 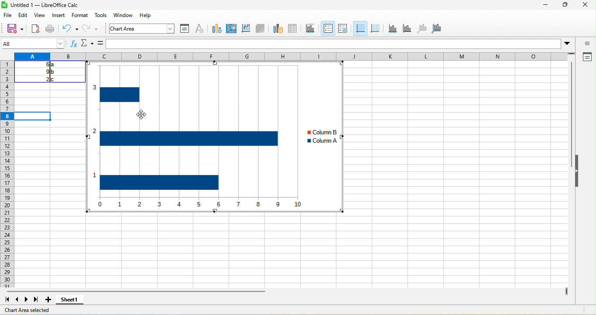 I want to click on Chart area selected, so click(x=27, y=310).